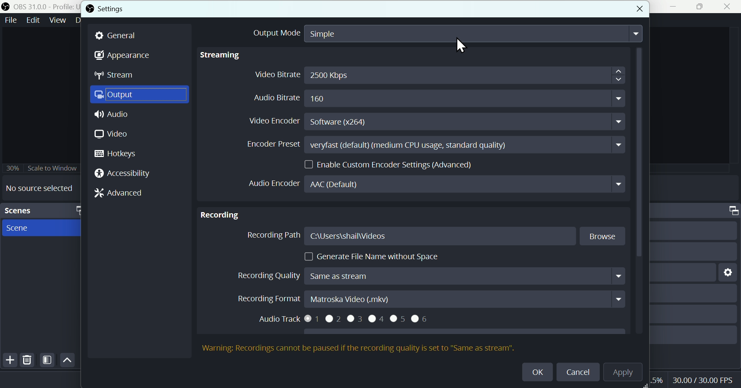  I want to click on cursor on simple, so click(462, 46).